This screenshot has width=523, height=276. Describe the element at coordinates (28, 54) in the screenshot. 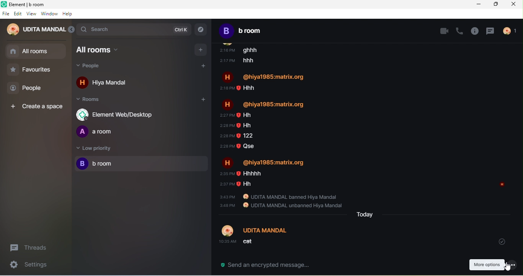

I see `all rooms` at that location.